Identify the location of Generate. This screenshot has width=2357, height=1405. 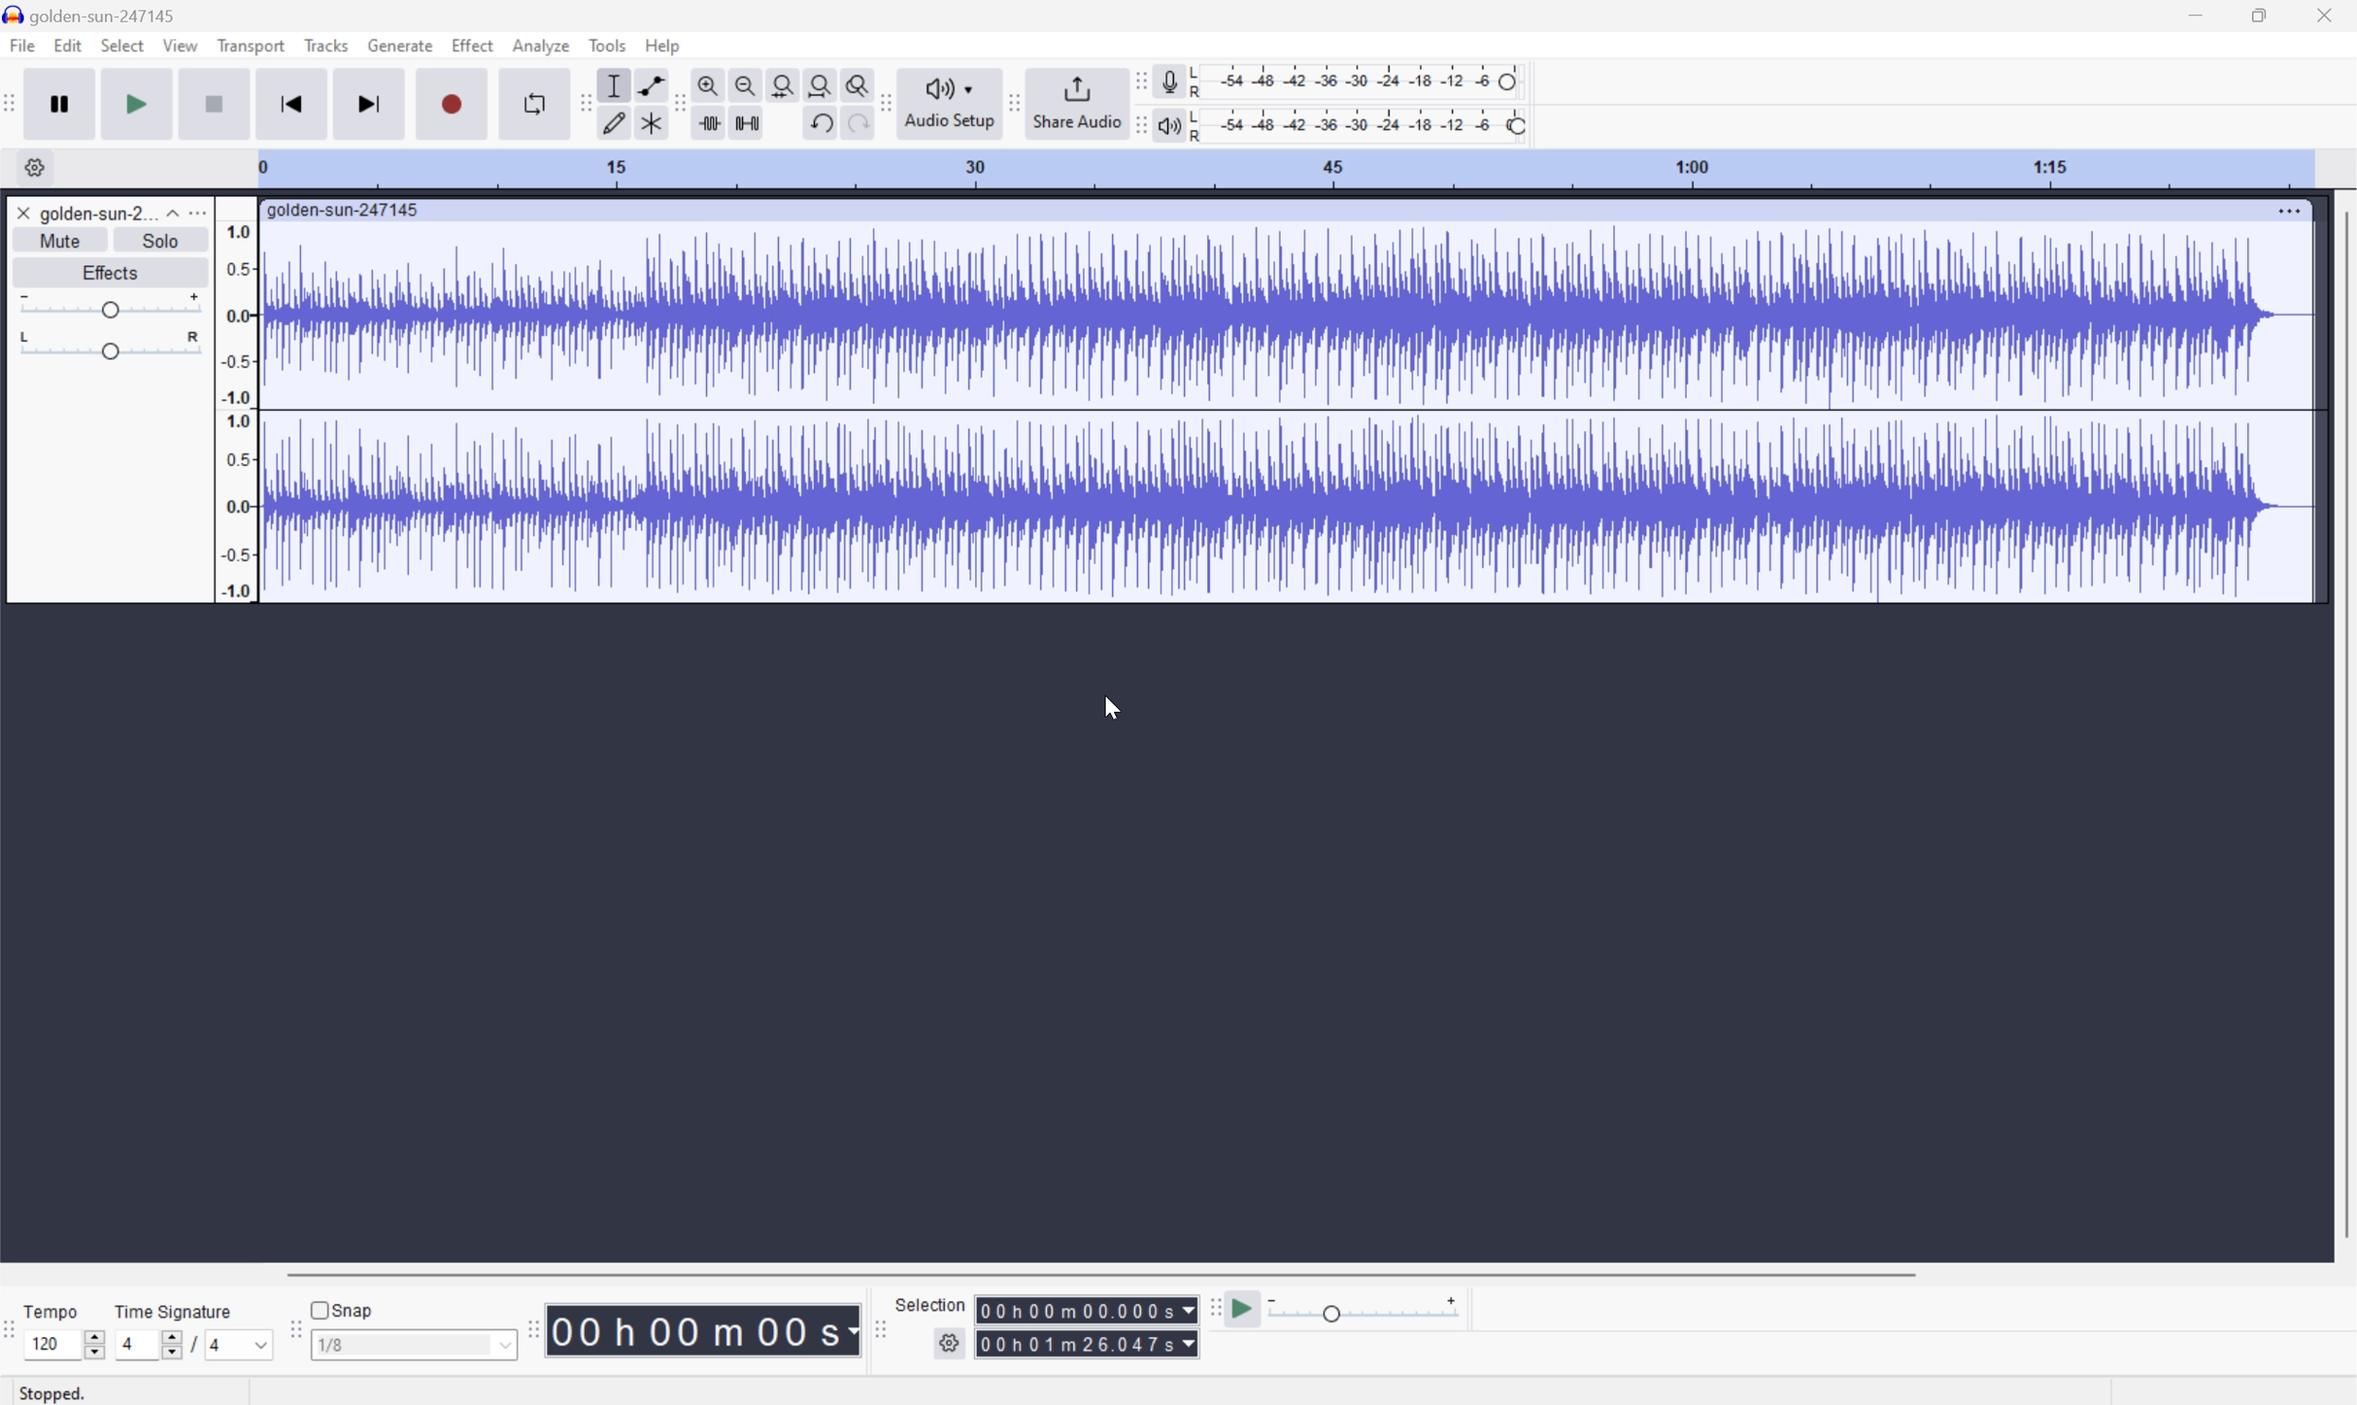
(402, 46).